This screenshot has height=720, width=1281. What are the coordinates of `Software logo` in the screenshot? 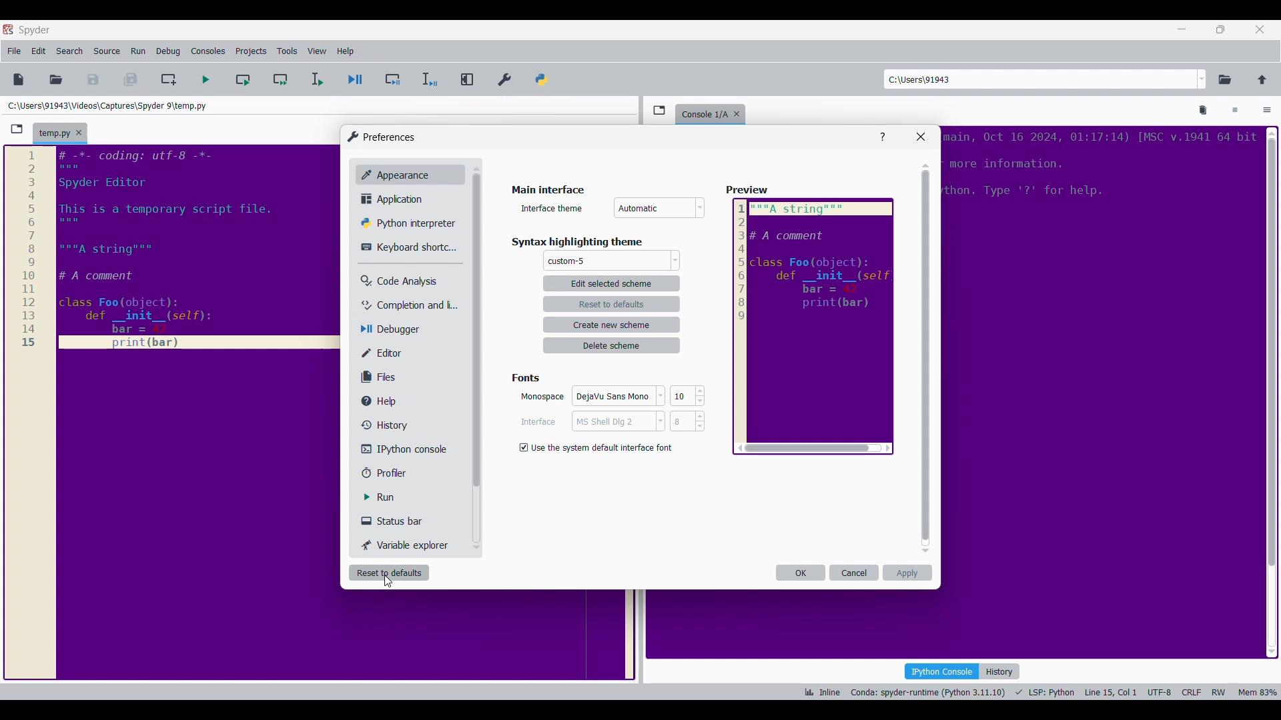 It's located at (9, 29).